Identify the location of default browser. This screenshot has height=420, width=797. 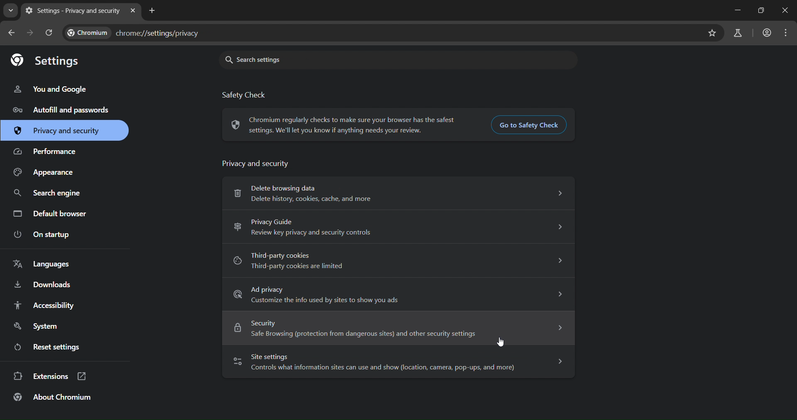
(52, 213).